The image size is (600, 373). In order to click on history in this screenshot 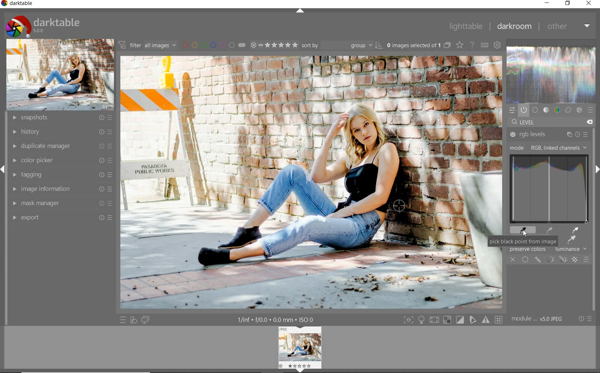, I will do `click(61, 132)`.